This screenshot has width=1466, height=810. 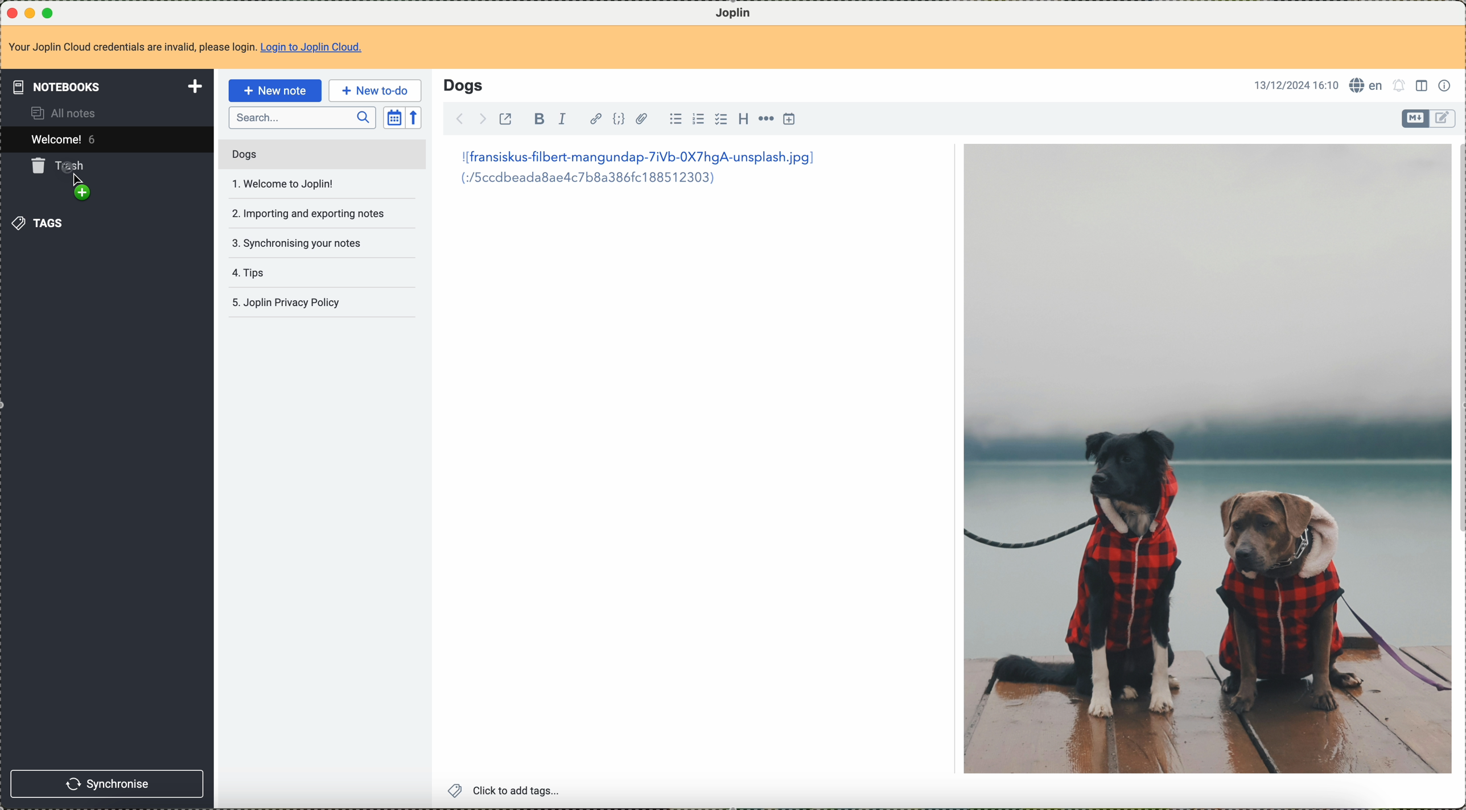 What do you see at coordinates (674, 120) in the screenshot?
I see `bulleted list` at bounding box center [674, 120].